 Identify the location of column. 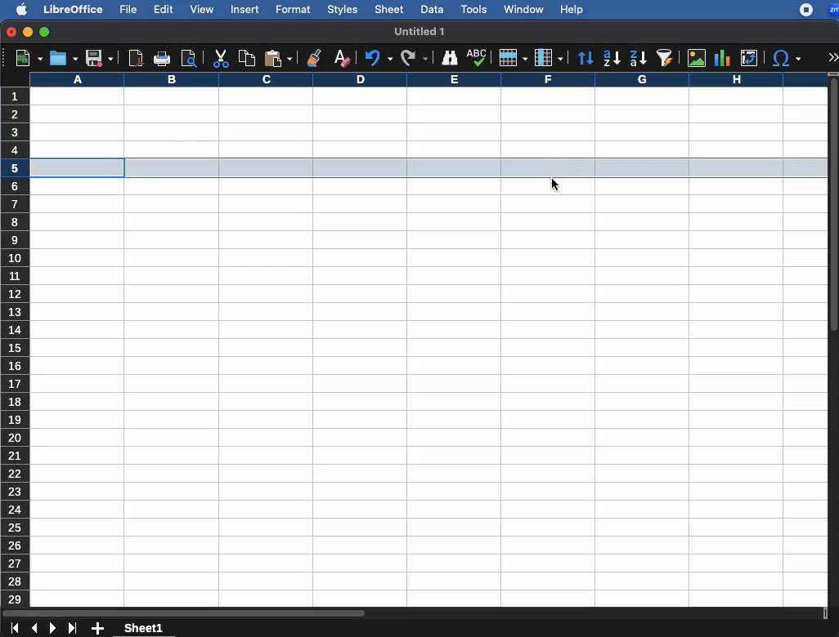
(424, 80).